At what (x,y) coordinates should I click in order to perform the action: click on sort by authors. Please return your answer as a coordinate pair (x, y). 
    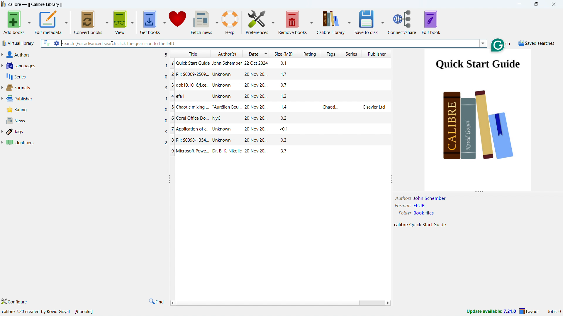
    Looking at the image, I should click on (228, 54).